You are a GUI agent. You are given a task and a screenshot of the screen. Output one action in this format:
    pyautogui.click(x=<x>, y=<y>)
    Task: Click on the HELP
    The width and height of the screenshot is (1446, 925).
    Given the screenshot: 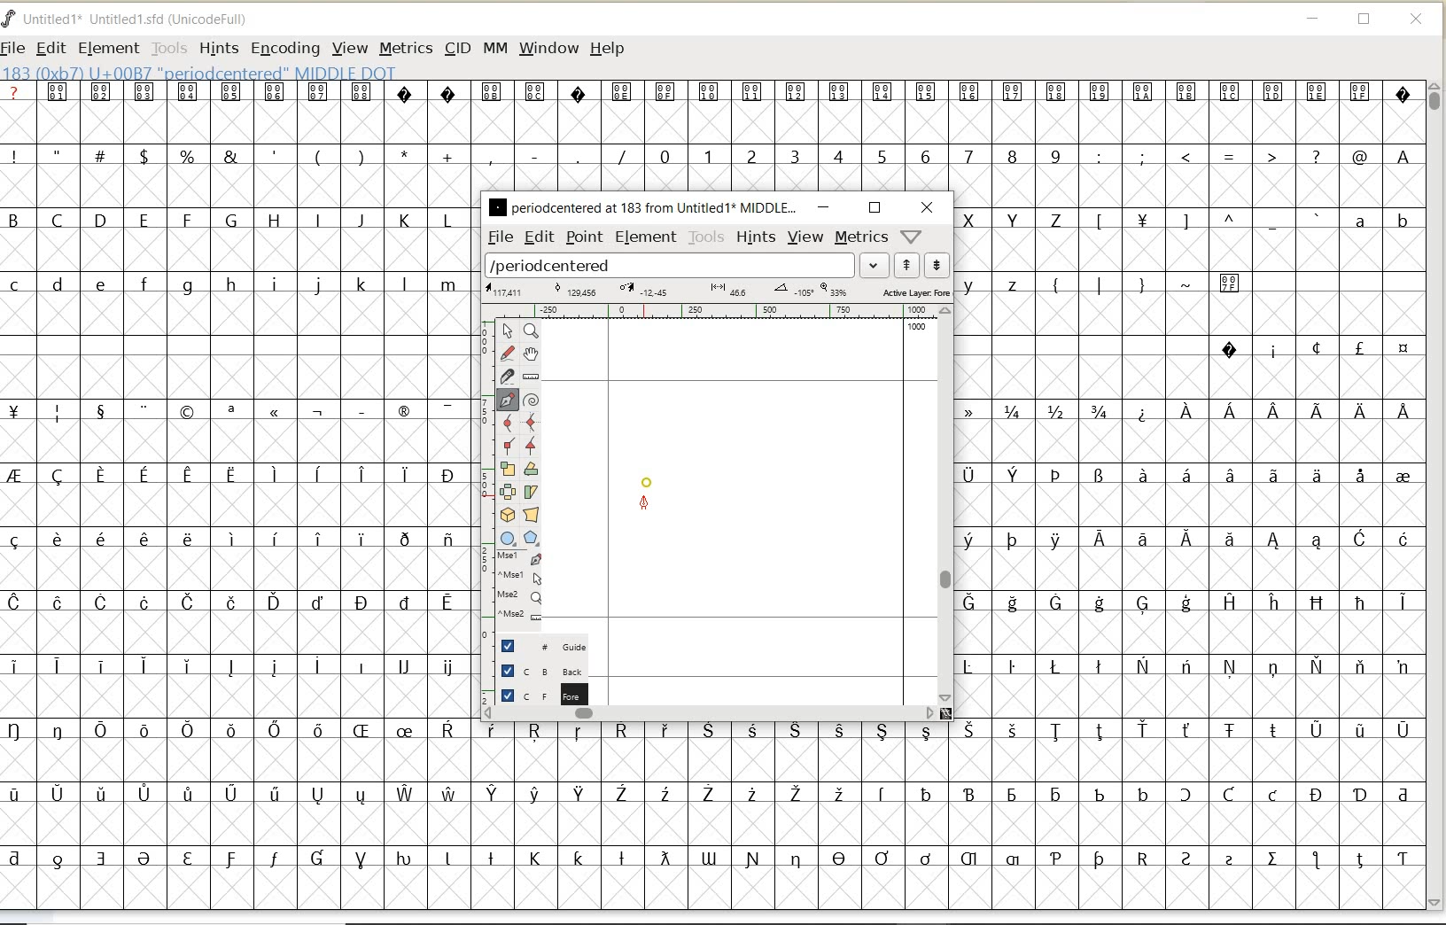 What is the action you would take?
    pyautogui.click(x=607, y=47)
    